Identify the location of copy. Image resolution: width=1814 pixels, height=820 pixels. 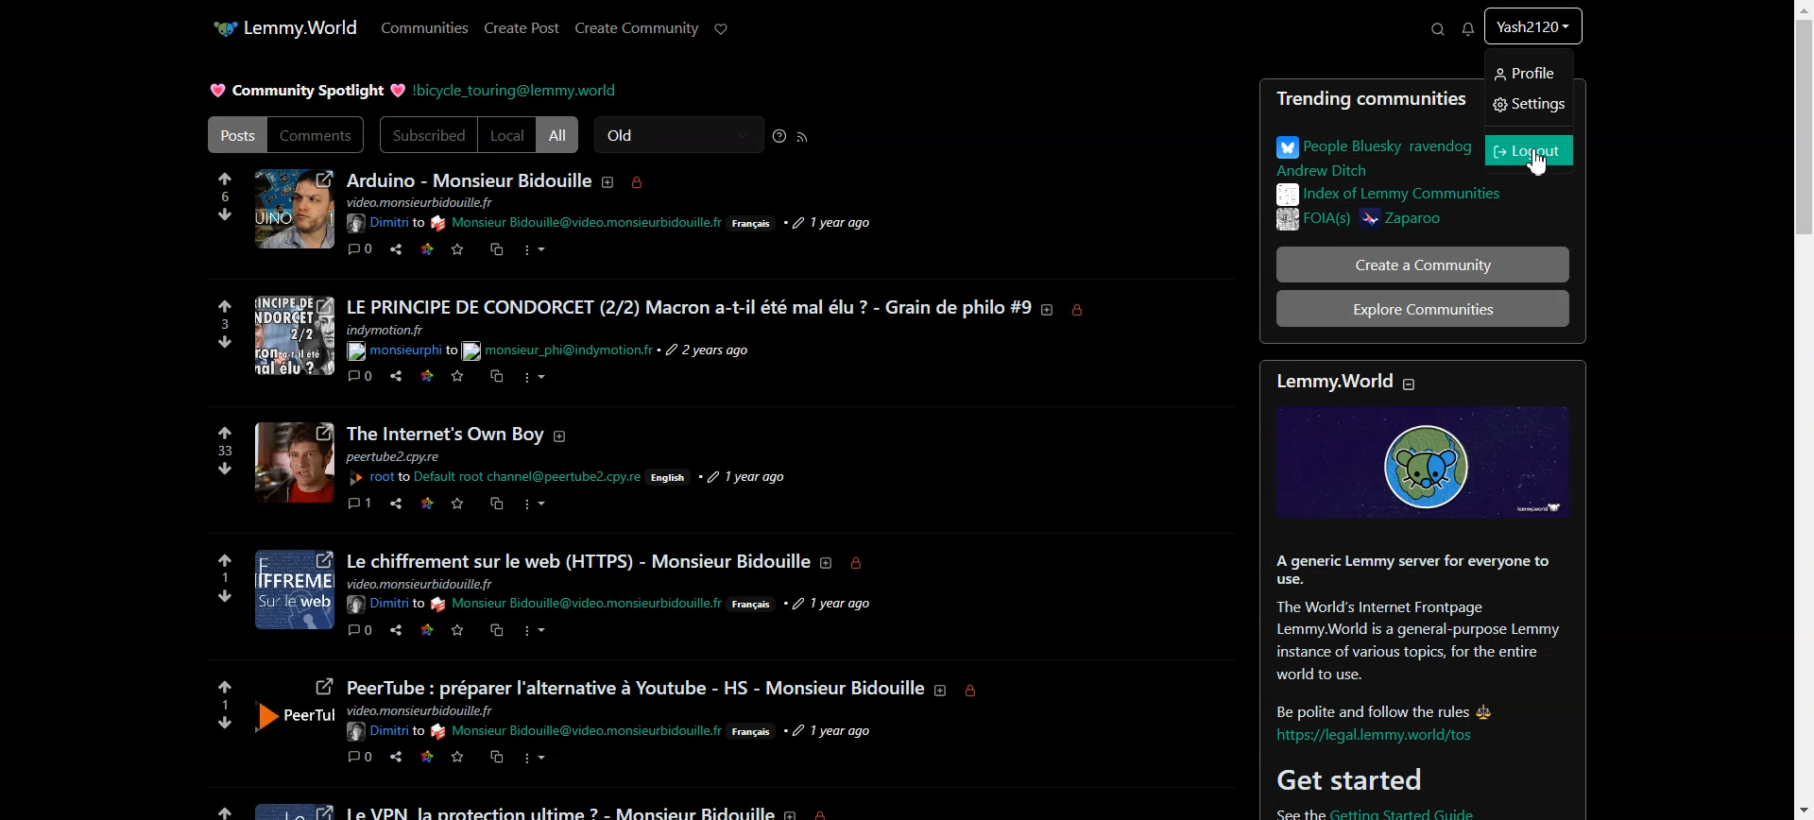
(498, 379).